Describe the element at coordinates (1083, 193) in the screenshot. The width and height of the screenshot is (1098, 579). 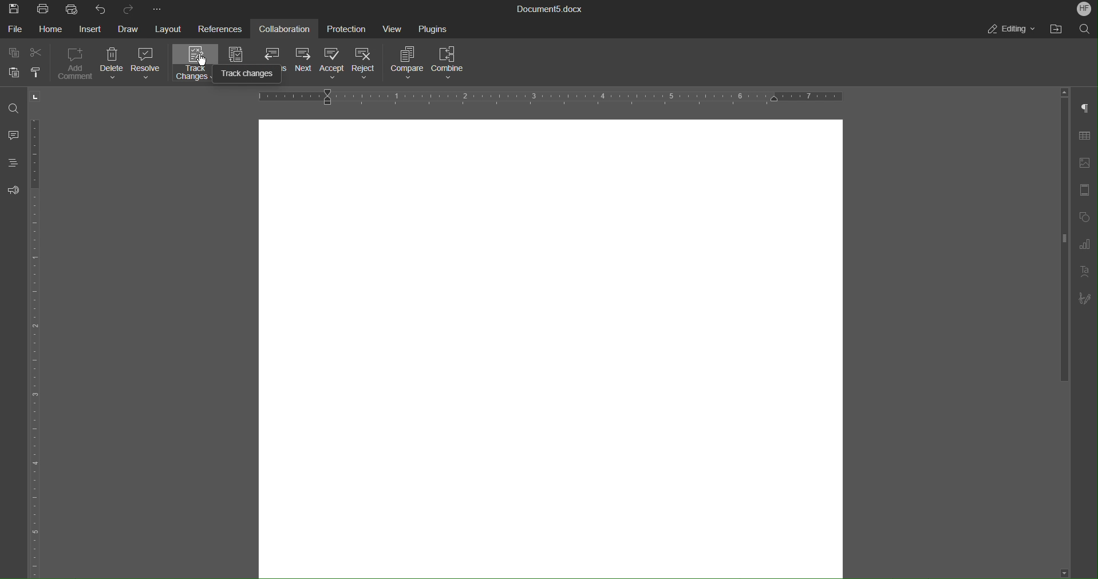
I see `Header/Footer` at that location.